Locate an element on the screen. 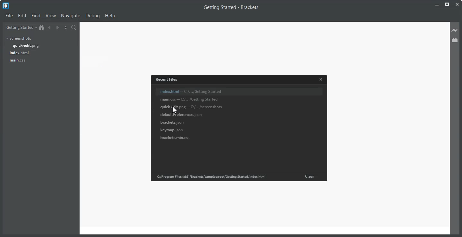 This screenshot has width=462, height=237. screenshots is located at coordinates (20, 39).